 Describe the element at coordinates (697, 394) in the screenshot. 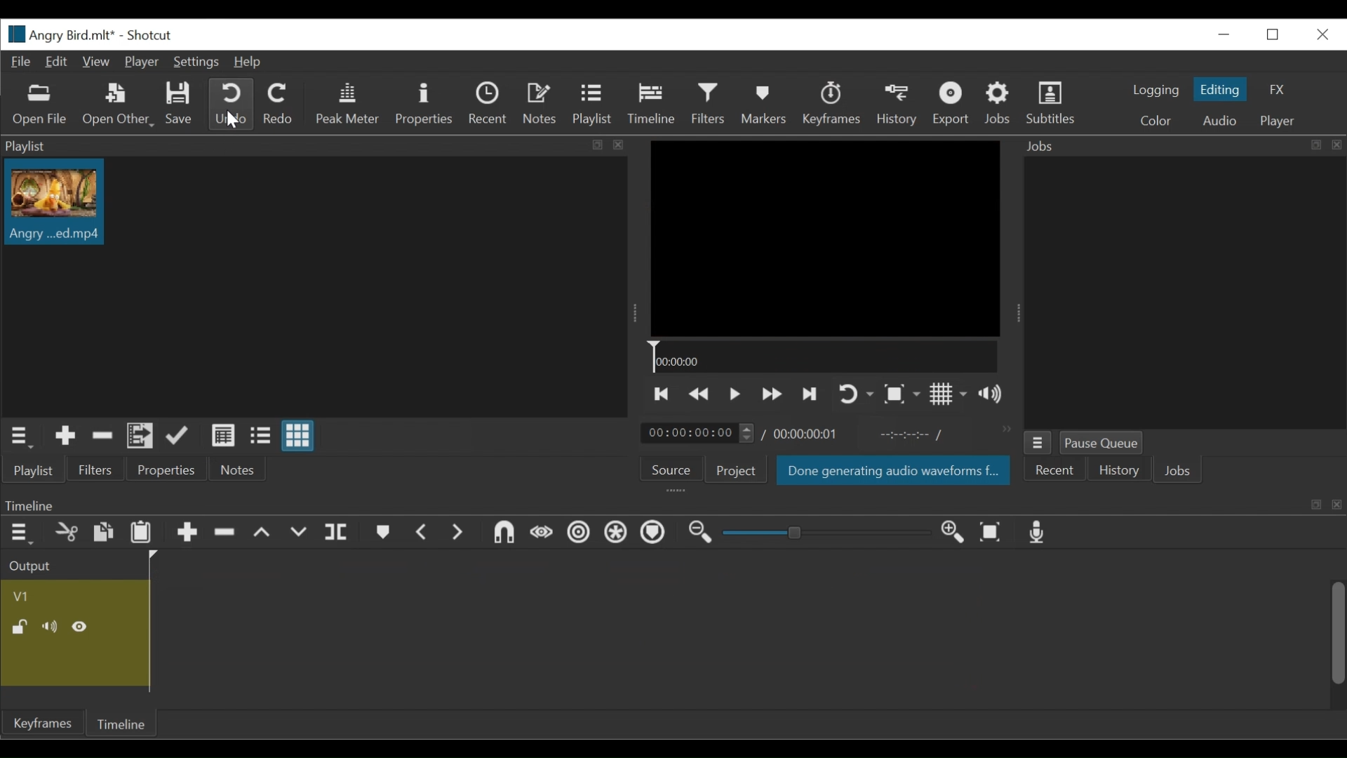

I see `Play backward quickly` at that location.